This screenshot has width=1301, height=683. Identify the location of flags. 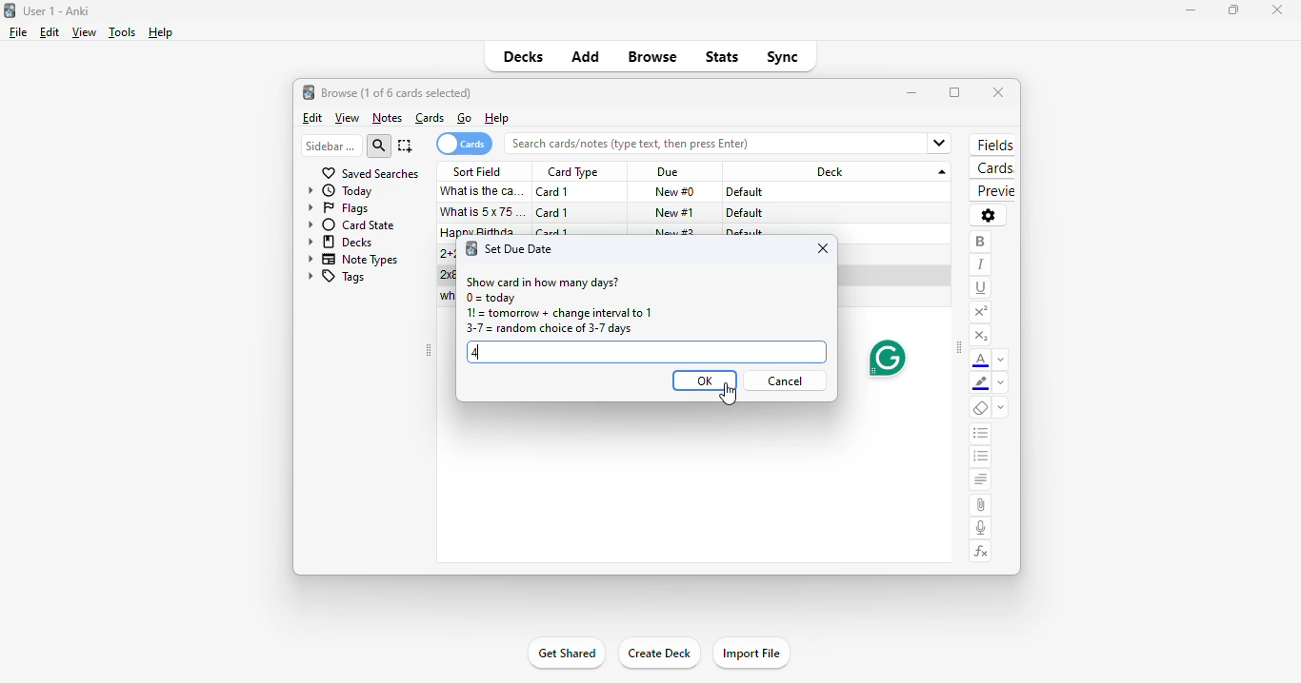
(338, 209).